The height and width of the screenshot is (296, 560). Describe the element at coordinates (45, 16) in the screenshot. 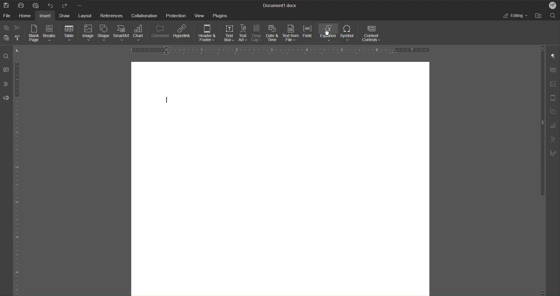

I see `Insert` at that location.